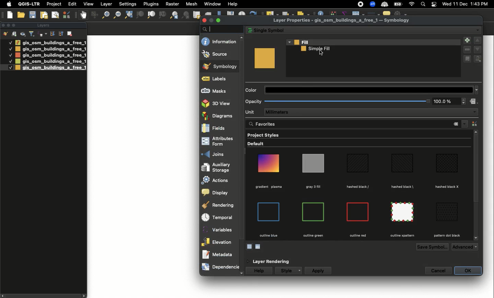  Describe the element at coordinates (219, 142) in the screenshot. I see `Attributes form` at that location.